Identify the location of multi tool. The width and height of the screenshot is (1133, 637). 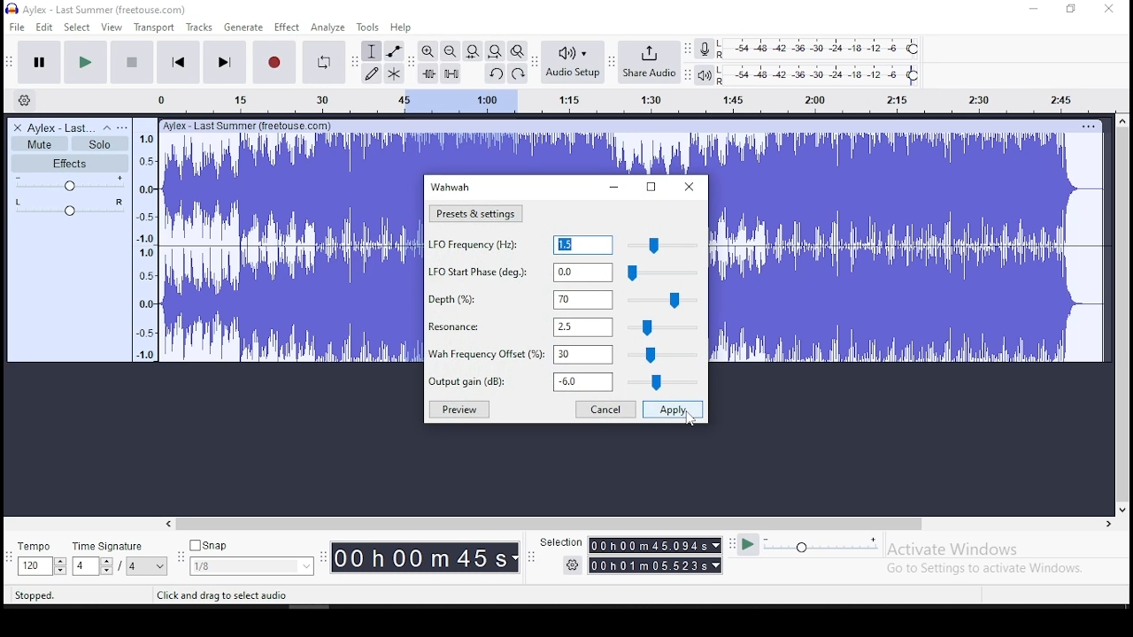
(393, 75).